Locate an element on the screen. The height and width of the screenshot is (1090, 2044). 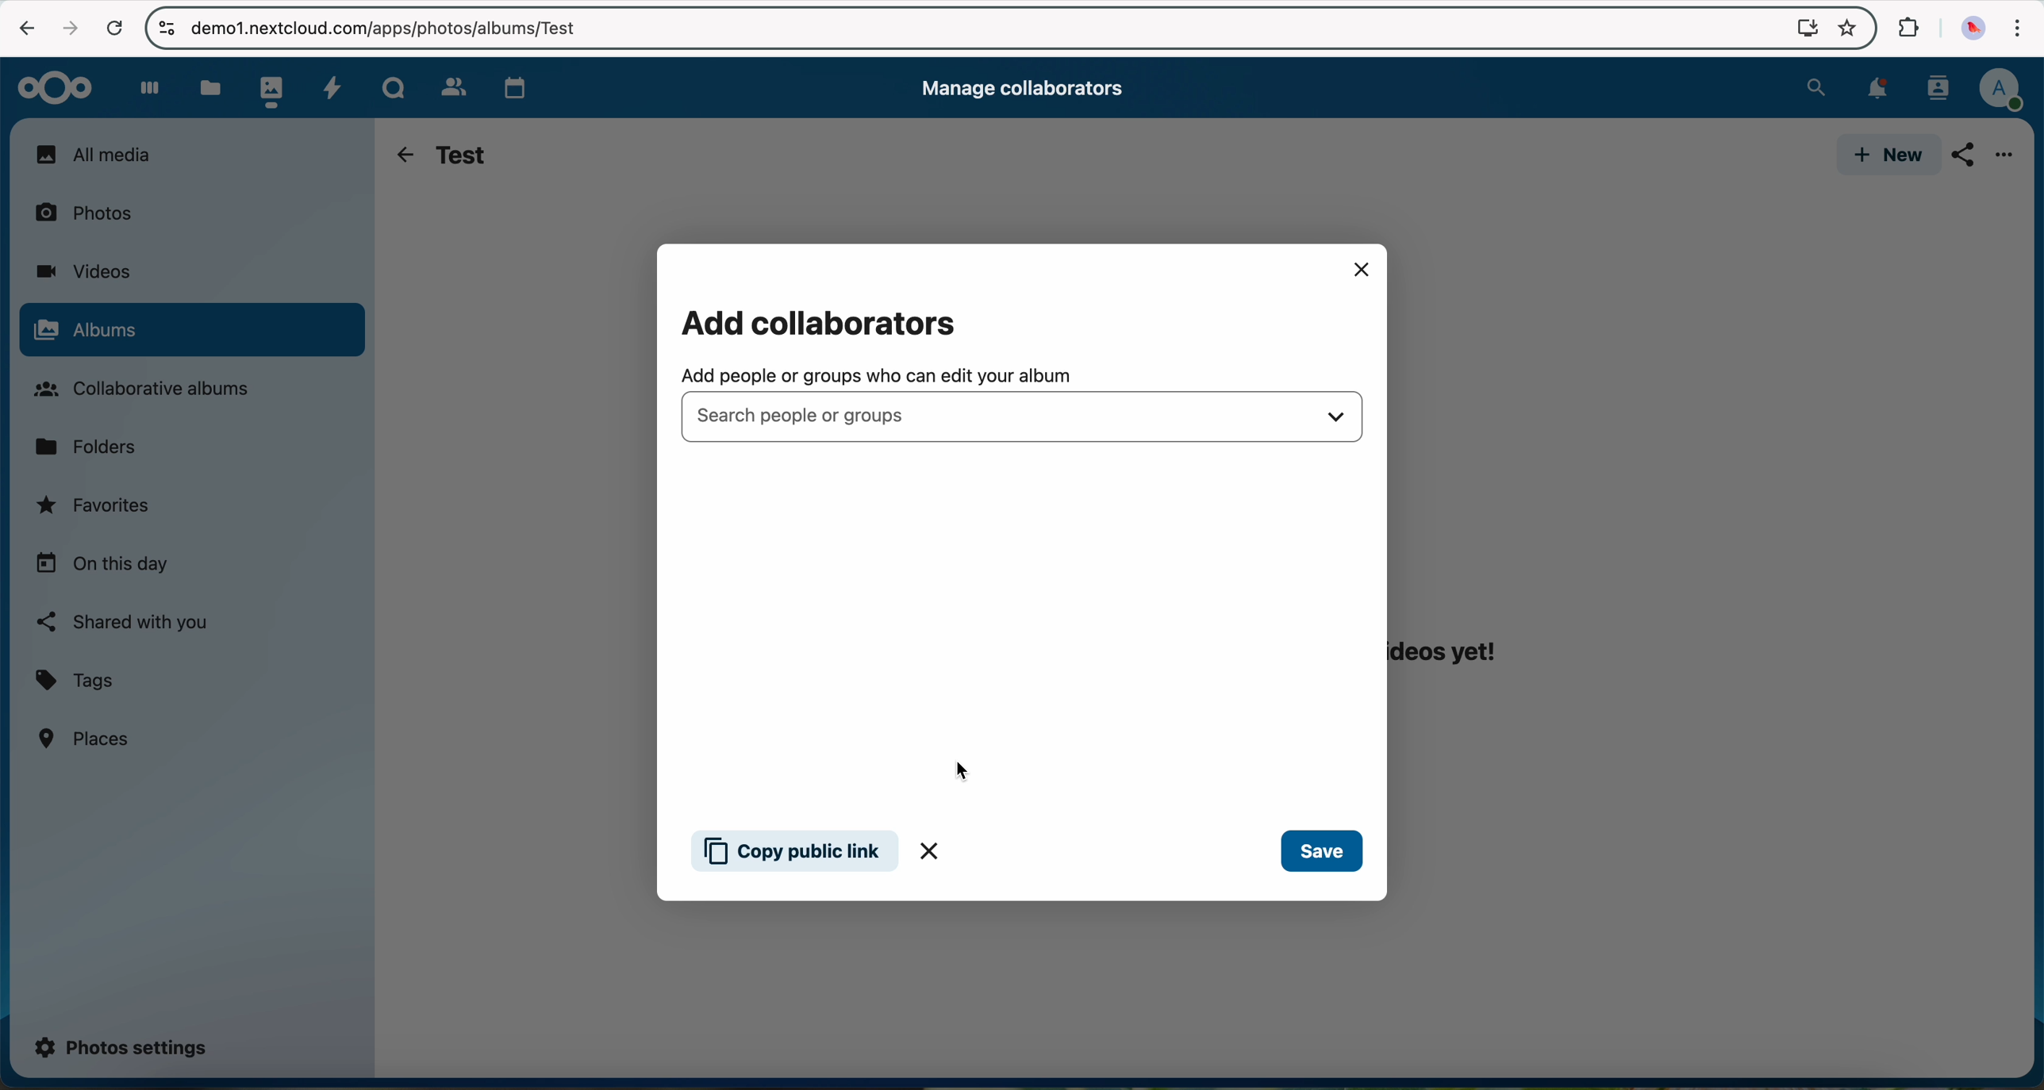
customize and control Google Chrome is located at coordinates (2015, 32).